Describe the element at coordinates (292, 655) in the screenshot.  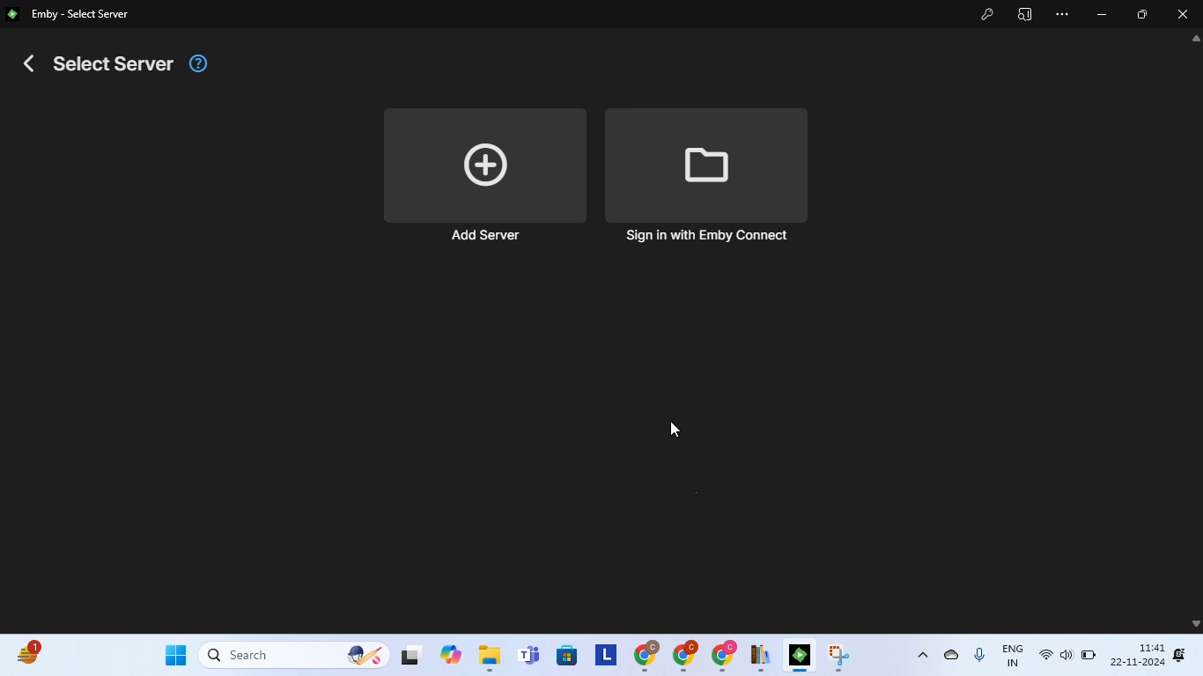
I see `search` at that location.